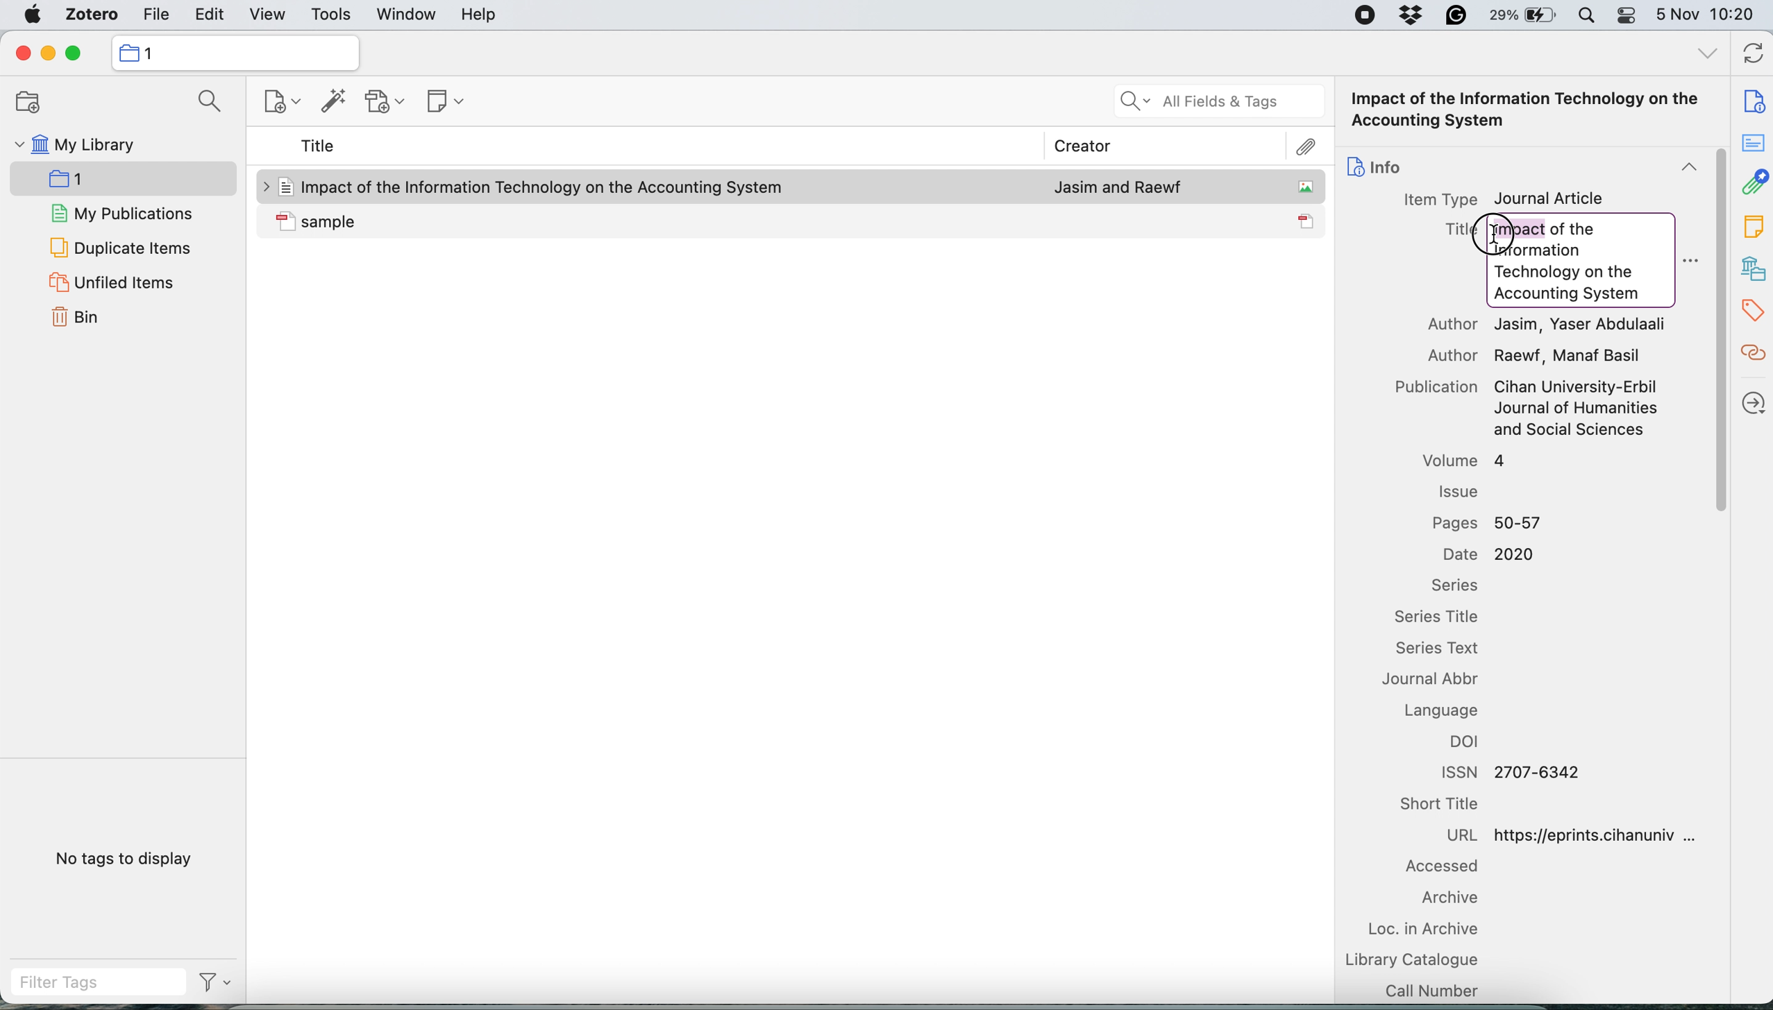 Image resolution: width=1773 pixels, height=1010 pixels. What do you see at coordinates (88, 16) in the screenshot?
I see `zotero` at bounding box center [88, 16].